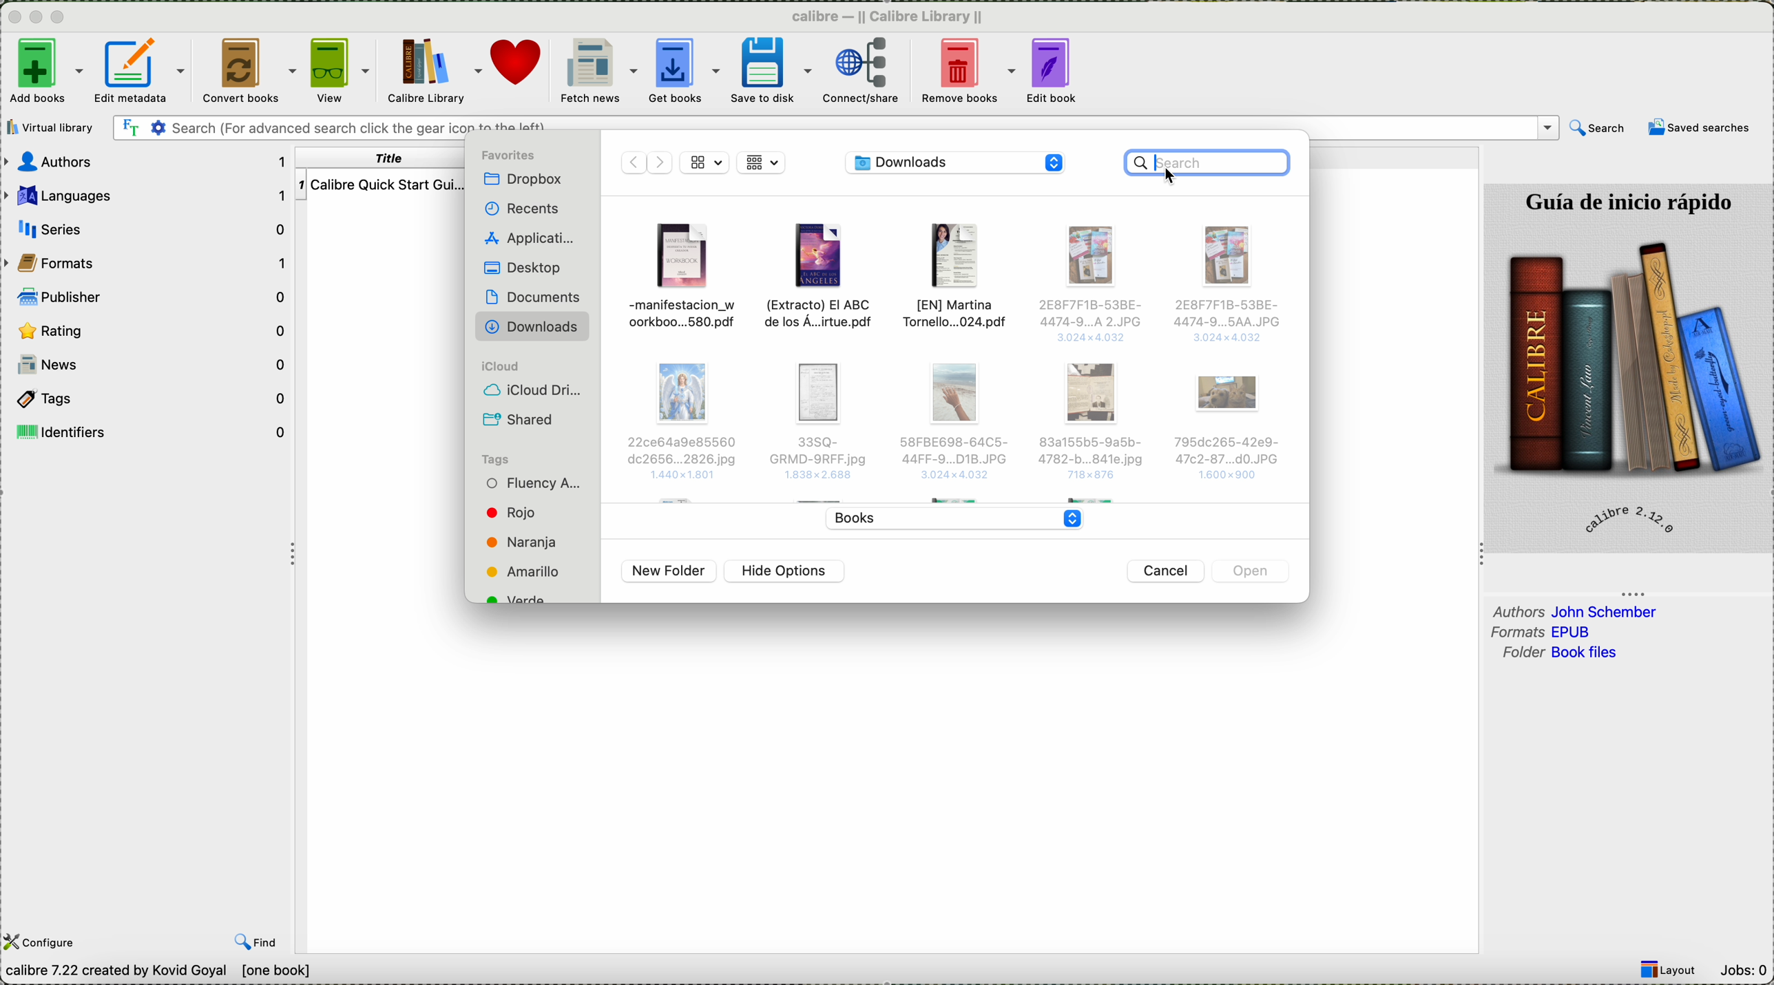 This screenshot has width=1774, height=985. I want to click on title, so click(384, 158).